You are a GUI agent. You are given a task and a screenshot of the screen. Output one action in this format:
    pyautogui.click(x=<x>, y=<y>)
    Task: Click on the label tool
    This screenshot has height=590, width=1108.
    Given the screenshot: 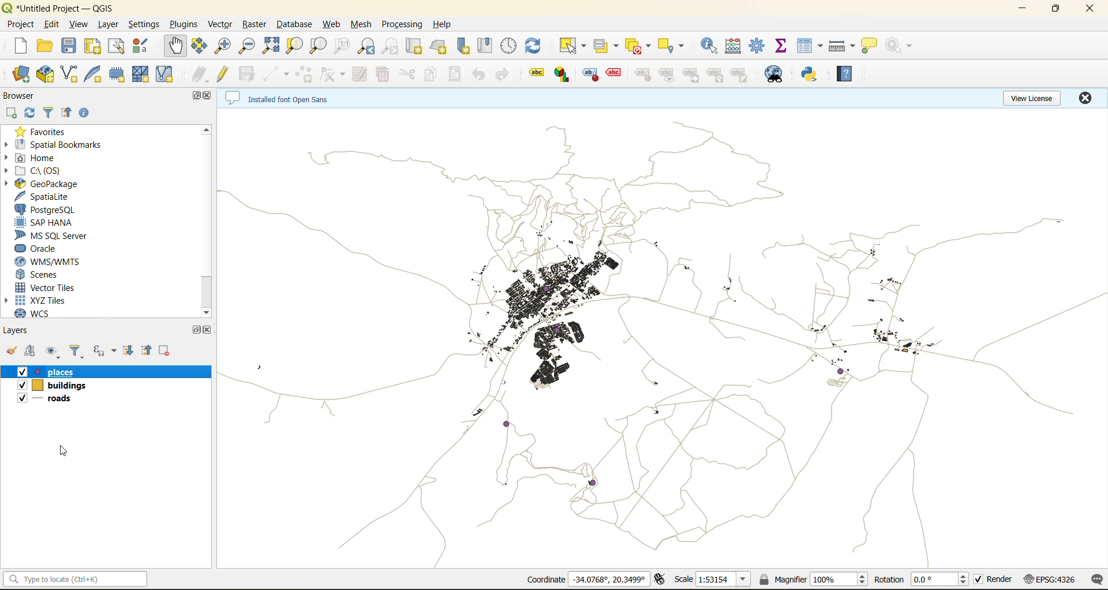 What is the action you would take?
    pyautogui.click(x=592, y=74)
    